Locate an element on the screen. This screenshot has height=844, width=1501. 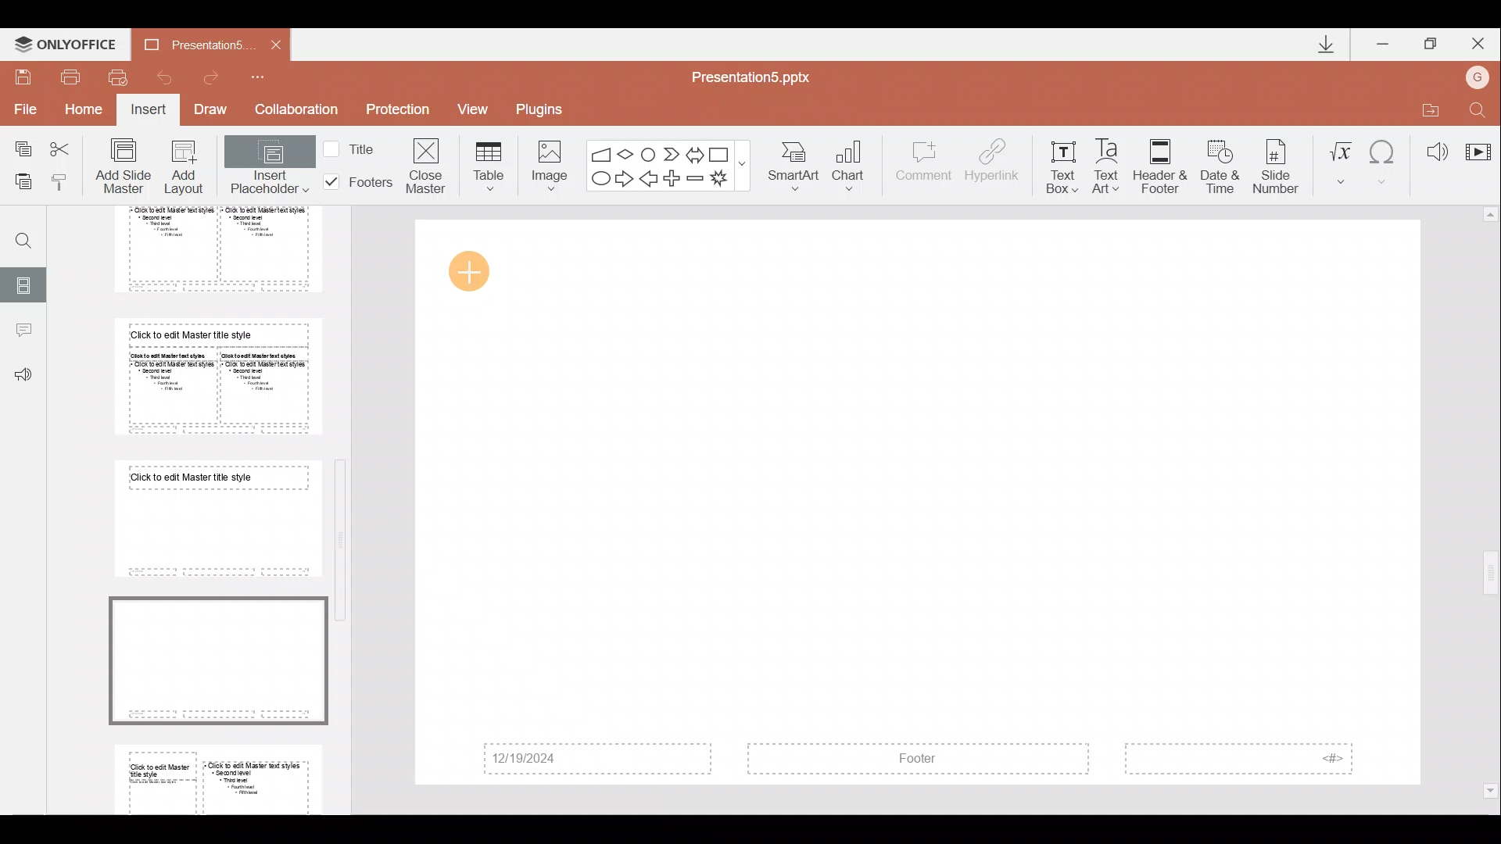
SmartArt is located at coordinates (797, 167).